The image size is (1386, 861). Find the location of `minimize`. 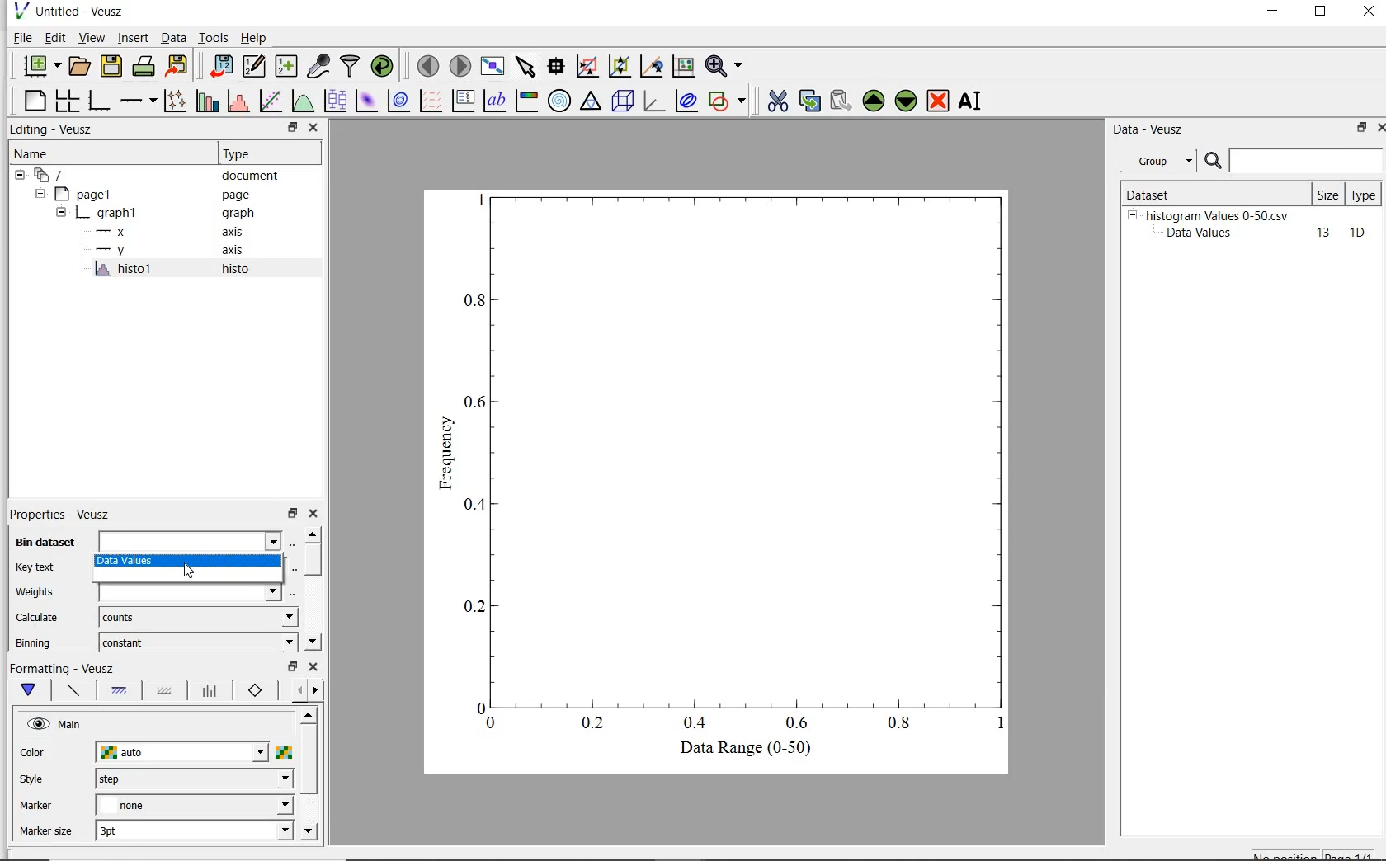

minimize is located at coordinates (1274, 13).